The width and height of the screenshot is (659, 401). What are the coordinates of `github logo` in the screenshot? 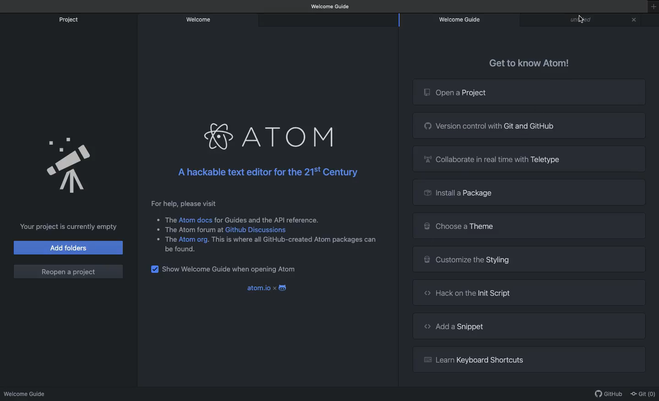 It's located at (426, 125).